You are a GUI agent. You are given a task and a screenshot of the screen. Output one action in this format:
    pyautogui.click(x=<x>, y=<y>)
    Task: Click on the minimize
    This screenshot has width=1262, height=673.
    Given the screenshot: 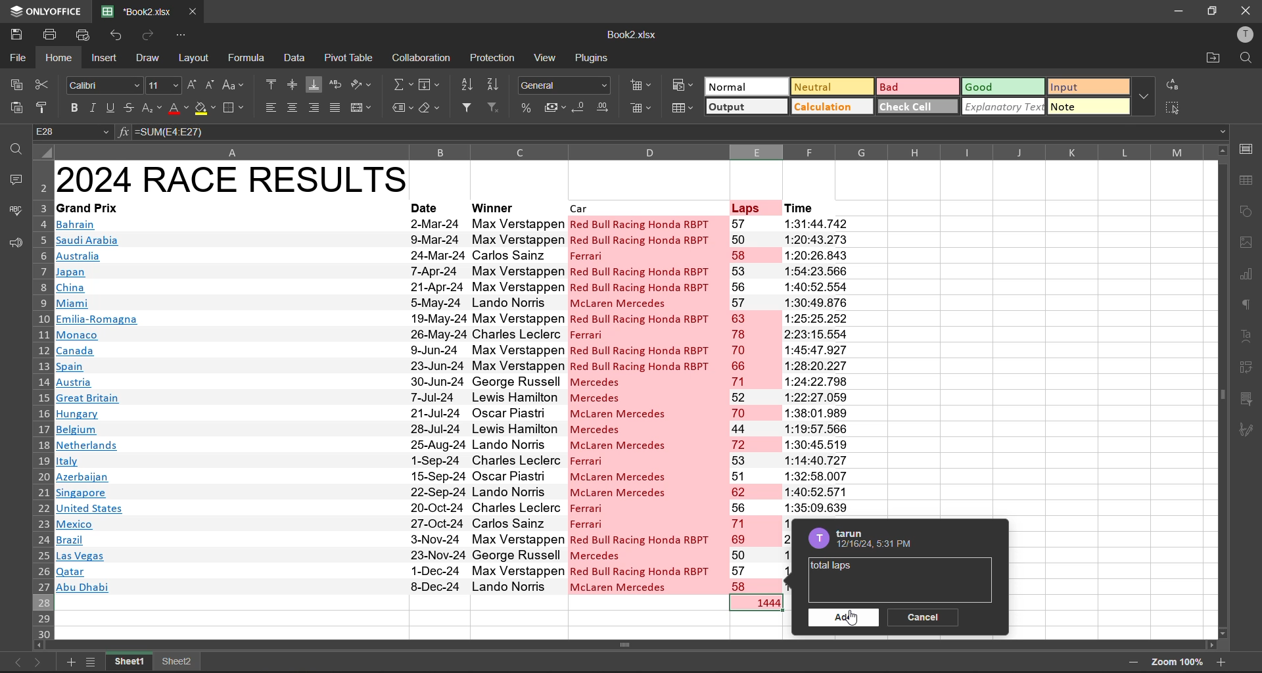 What is the action you would take?
    pyautogui.click(x=1176, y=12)
    